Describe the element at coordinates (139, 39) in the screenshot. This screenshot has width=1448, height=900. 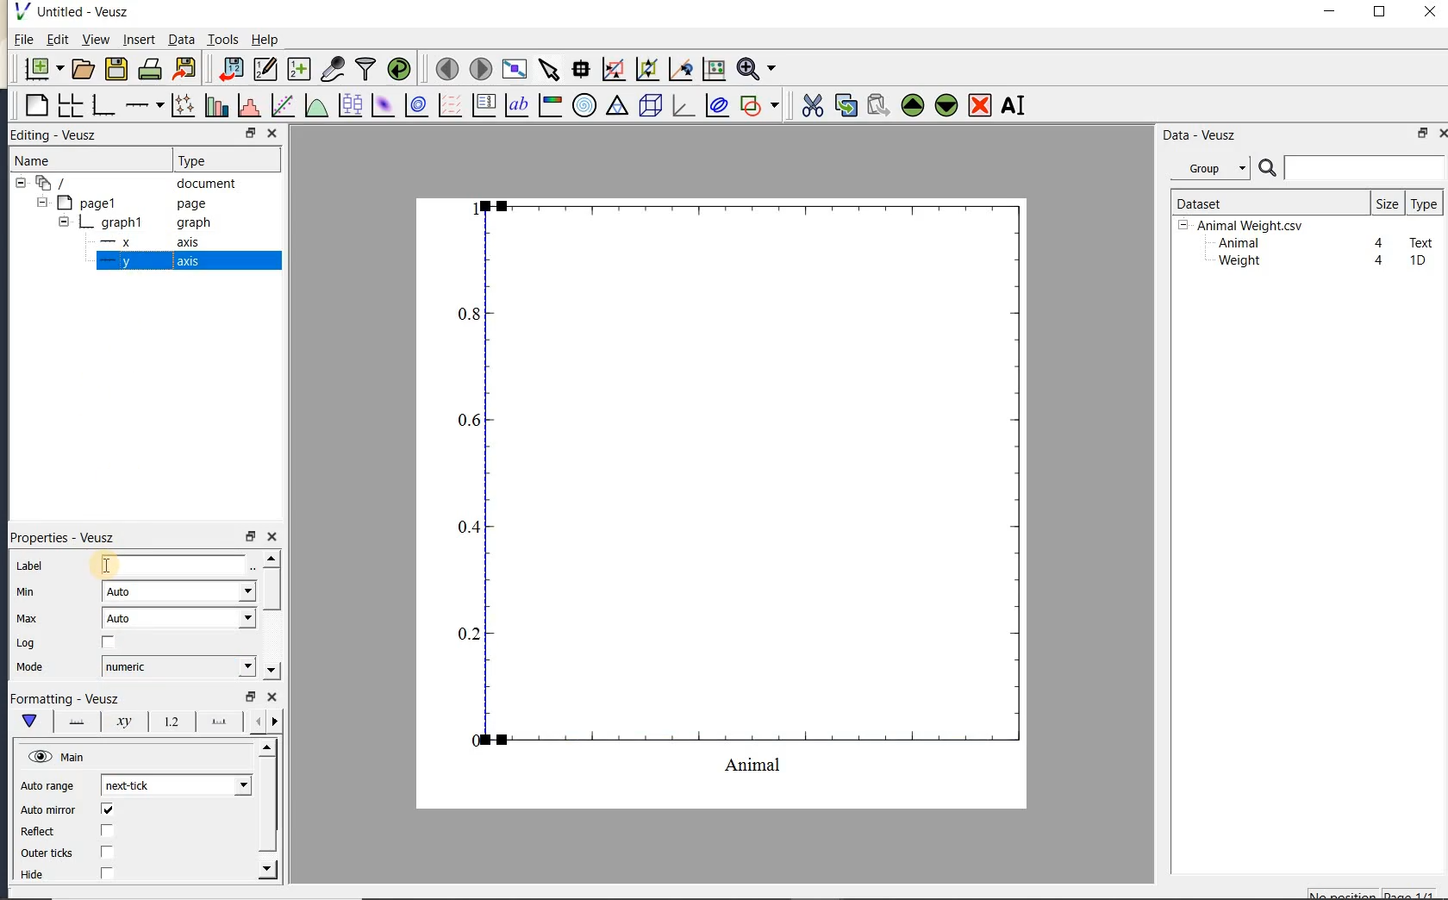
I see `insert` at that location.